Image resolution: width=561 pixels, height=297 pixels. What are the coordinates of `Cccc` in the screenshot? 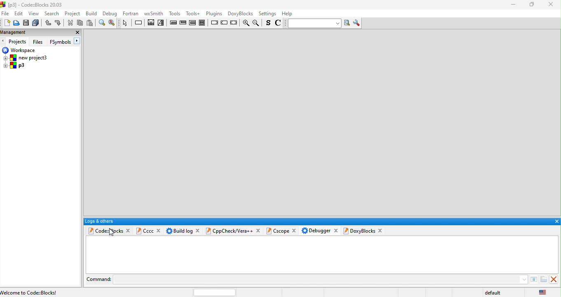 It's located at (145, 230).